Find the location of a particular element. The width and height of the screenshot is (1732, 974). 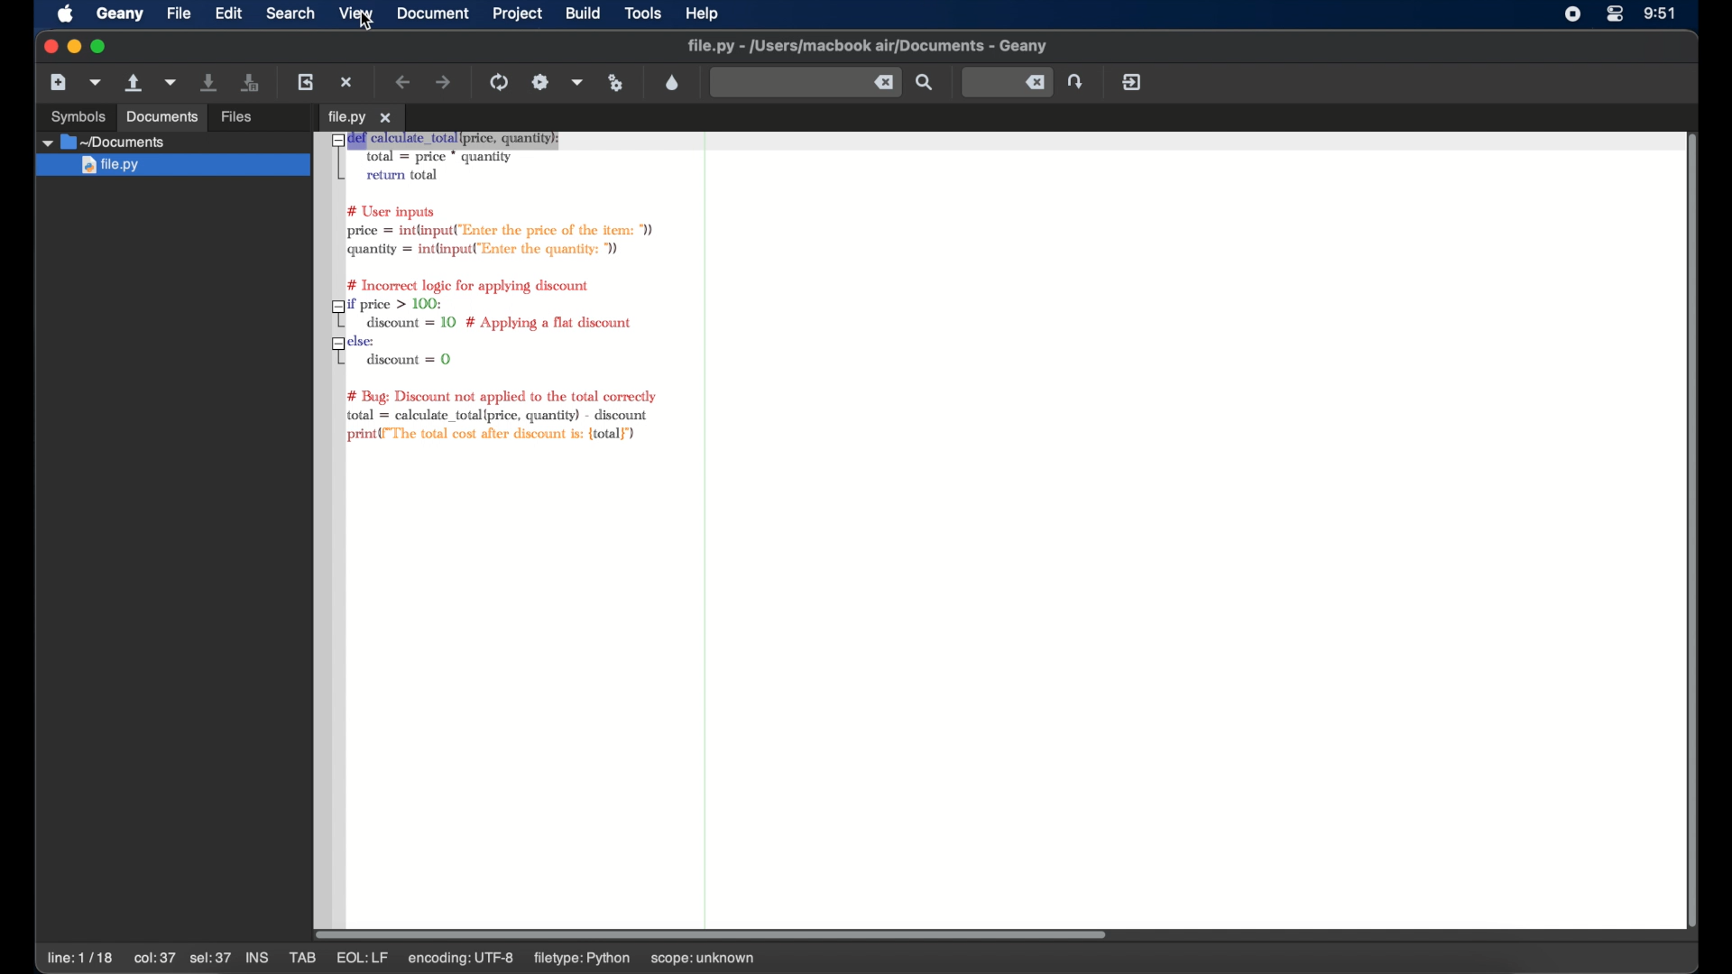

save all open files is located at coordinates (249, 83).